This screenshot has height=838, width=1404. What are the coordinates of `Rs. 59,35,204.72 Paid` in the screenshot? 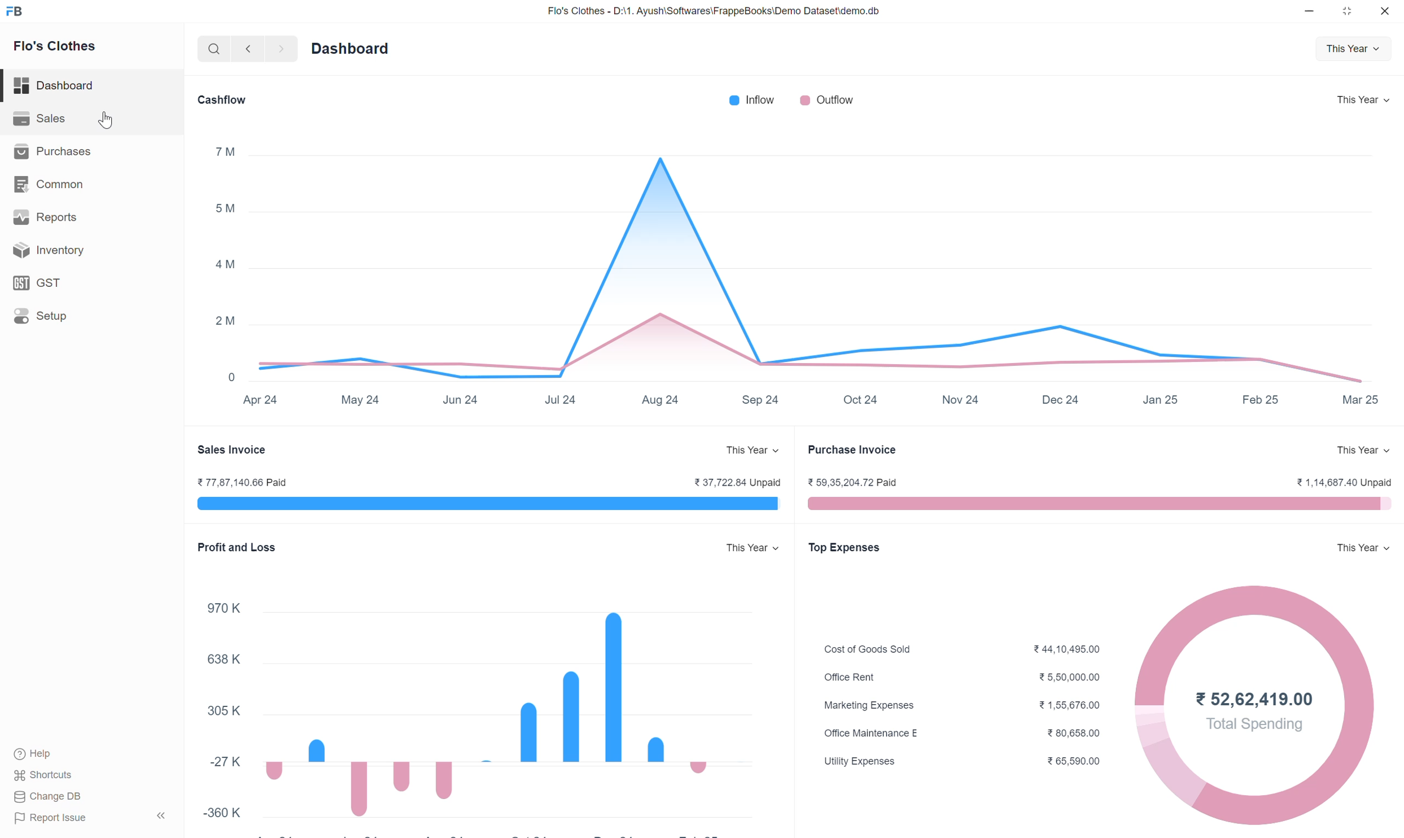 It's located at (859, 482).